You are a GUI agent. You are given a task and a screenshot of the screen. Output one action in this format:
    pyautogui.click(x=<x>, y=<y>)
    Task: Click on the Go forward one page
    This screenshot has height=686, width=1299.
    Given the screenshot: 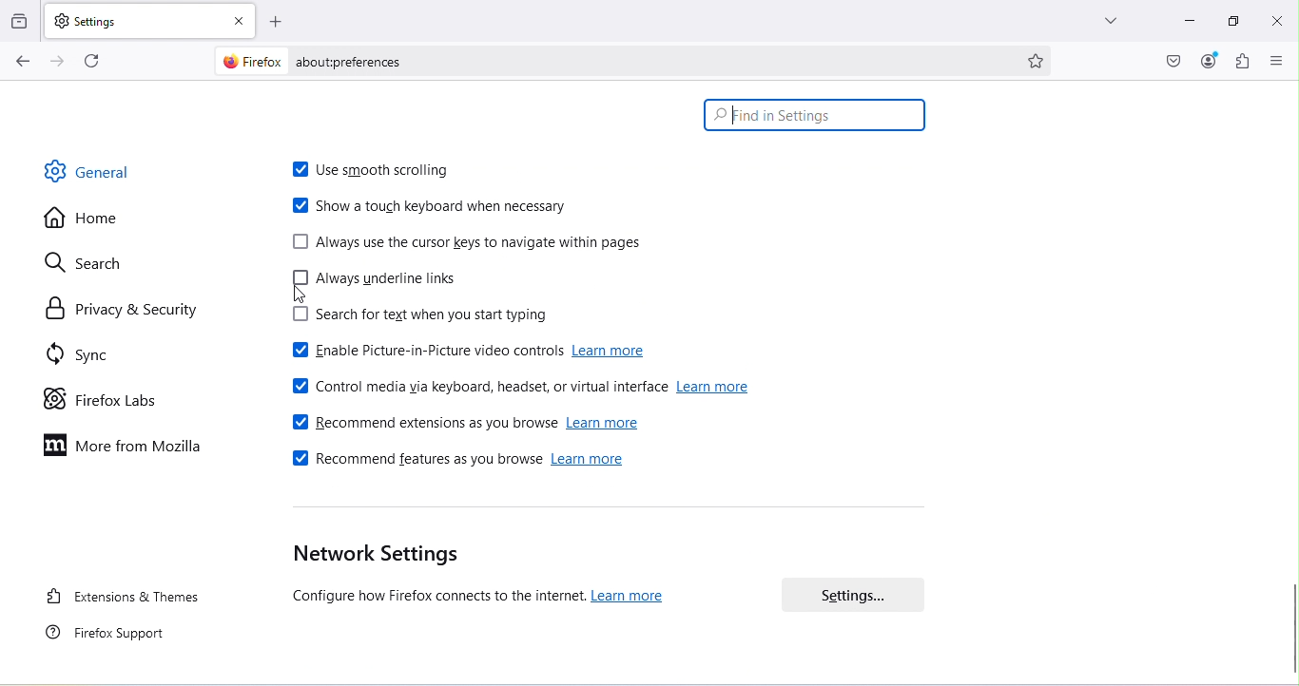 What is the action you would take?
    pyautogui.click(x=61, y=64)
    